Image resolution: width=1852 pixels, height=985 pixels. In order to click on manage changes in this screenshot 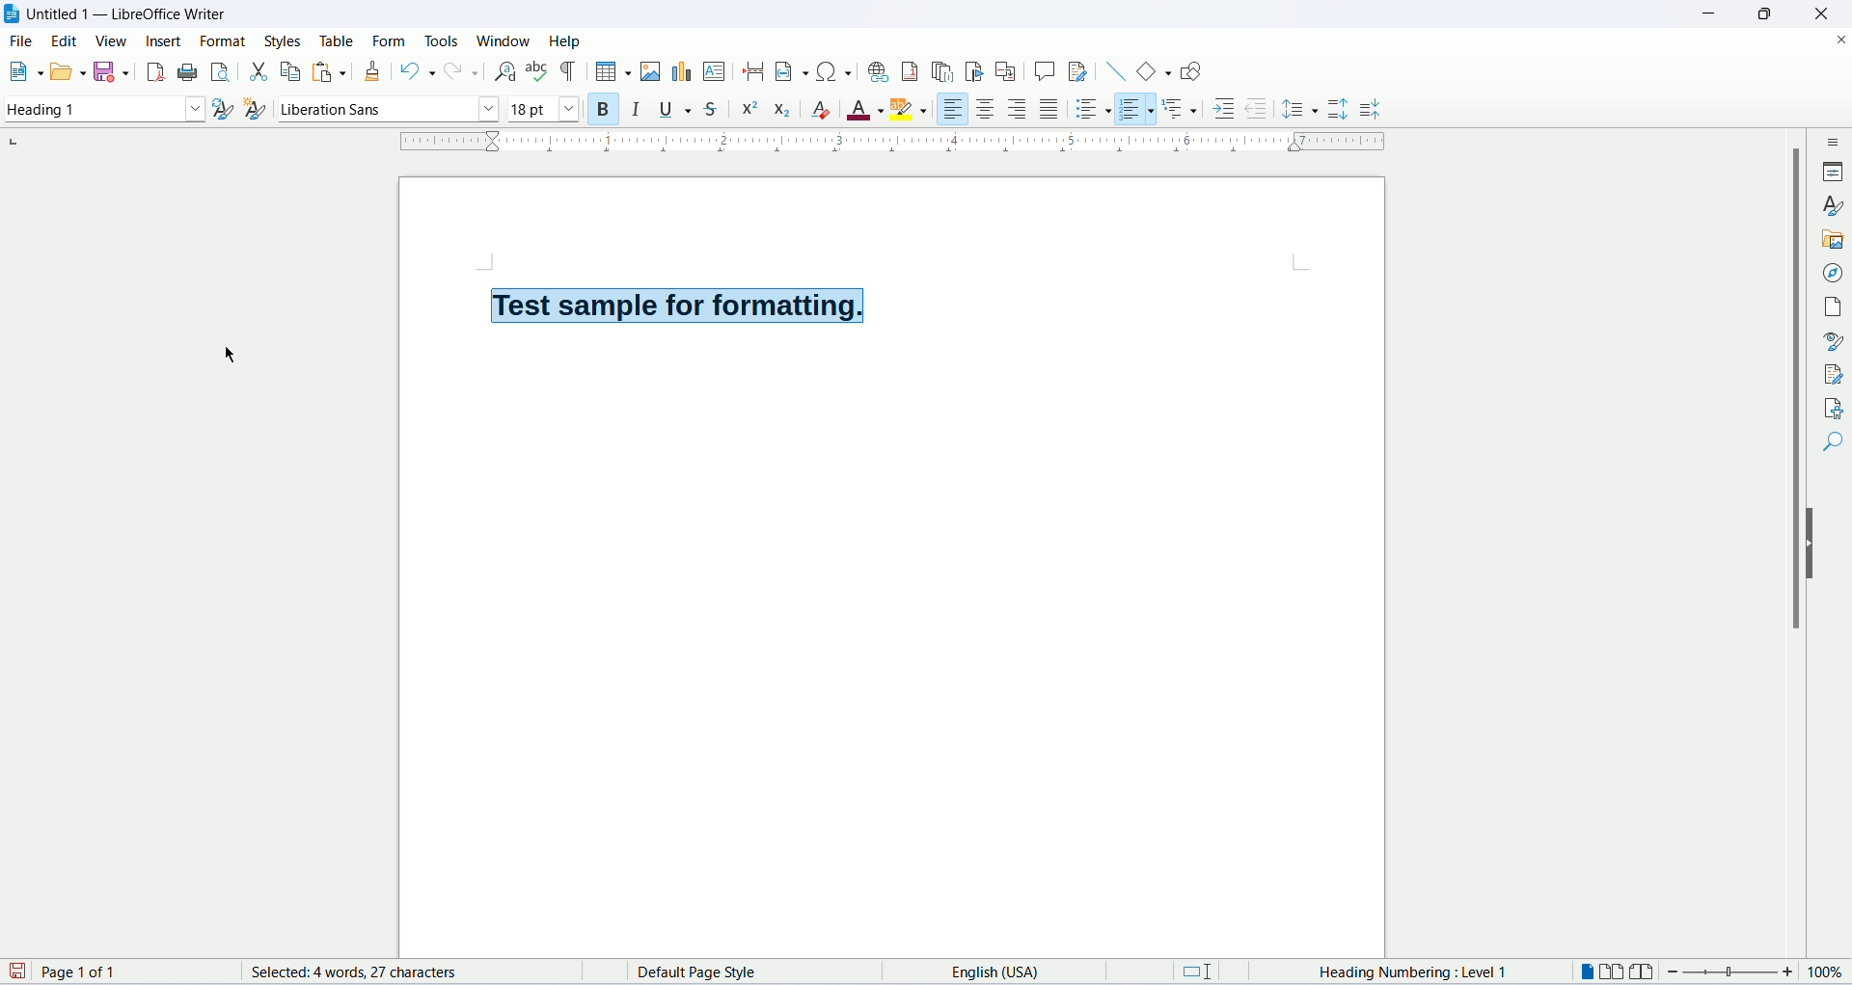, I will do `click(1833, 374)`.